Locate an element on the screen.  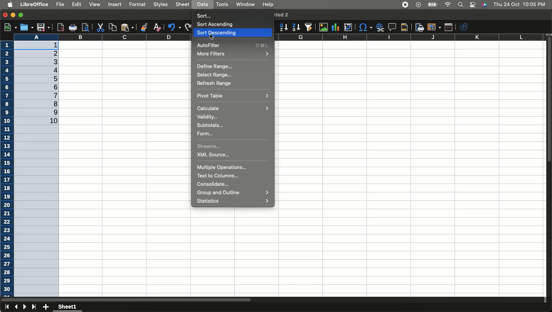
Minimize is located at coordinates (13, 16).